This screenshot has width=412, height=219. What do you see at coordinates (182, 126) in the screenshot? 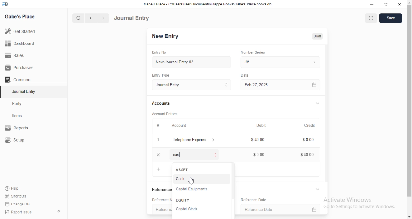
I see `Account` at bounding box center [182, 126].